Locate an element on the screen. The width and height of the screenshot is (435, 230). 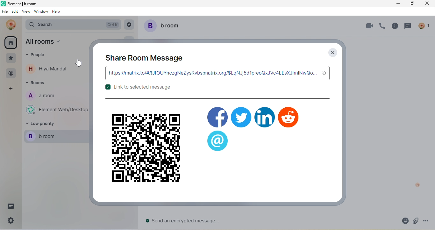
help is located at coordinates (58, 13).